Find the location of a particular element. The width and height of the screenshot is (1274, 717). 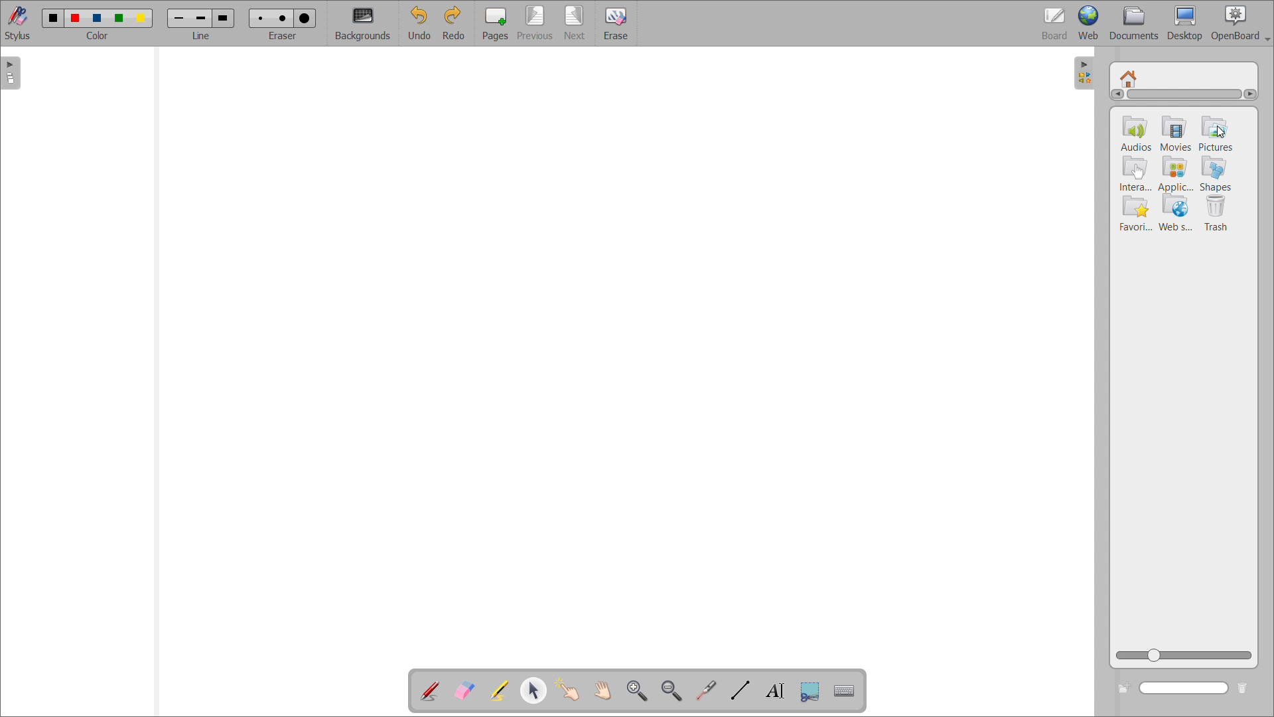

select eraser size is located at coordinates (283, 23).